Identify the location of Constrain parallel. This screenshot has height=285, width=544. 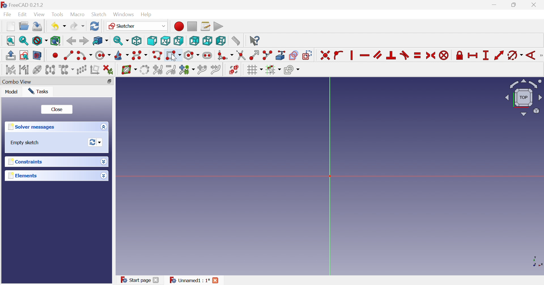
(377, 55).